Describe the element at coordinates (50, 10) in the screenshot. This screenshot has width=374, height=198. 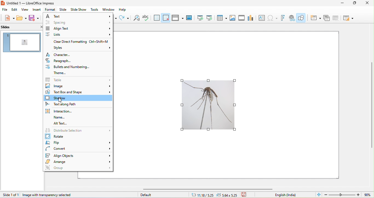
I see `format` at that location.